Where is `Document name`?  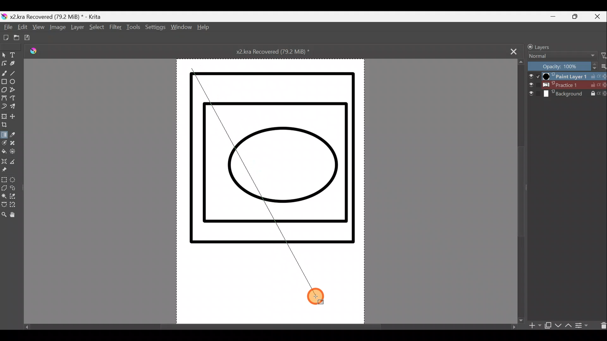 Document name is located at coordinates (55, 16).